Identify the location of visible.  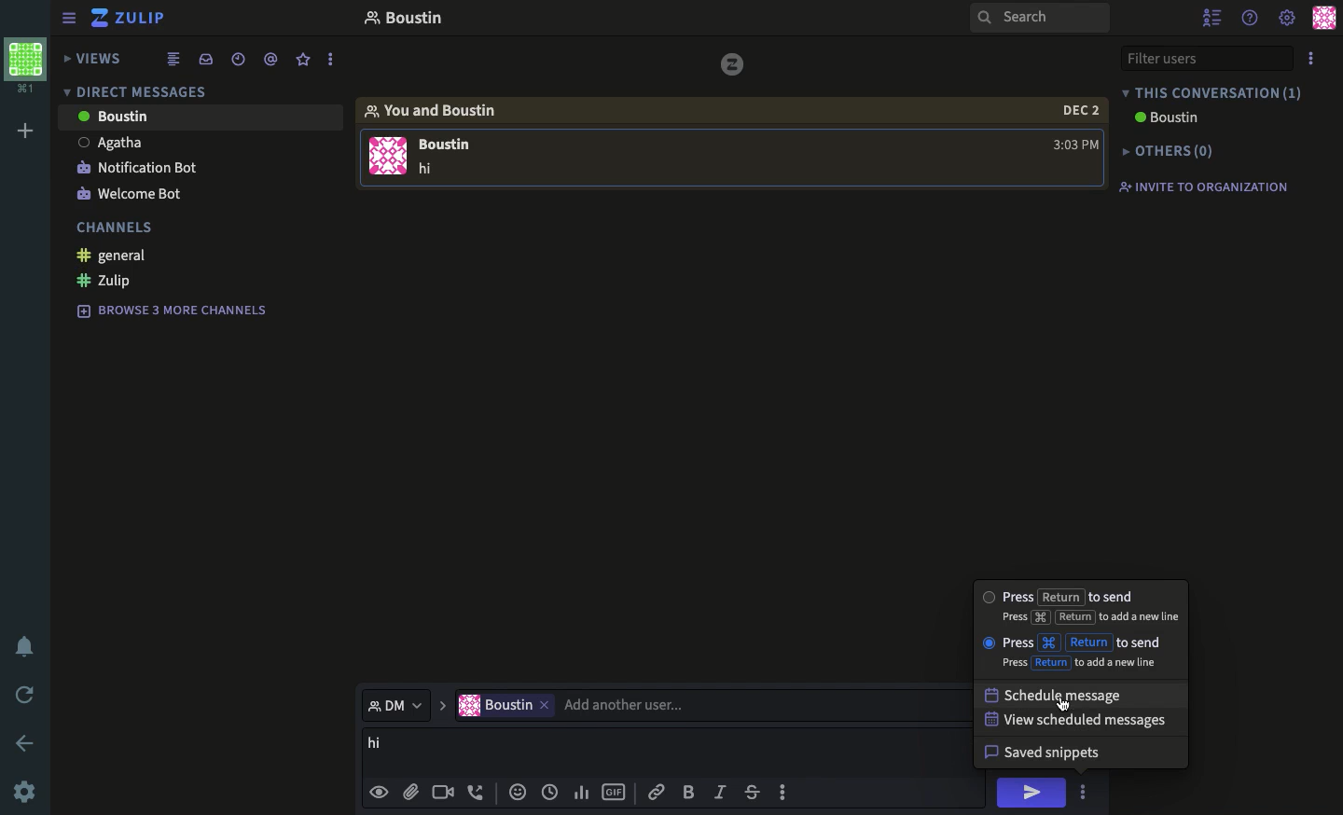
(381, 791).